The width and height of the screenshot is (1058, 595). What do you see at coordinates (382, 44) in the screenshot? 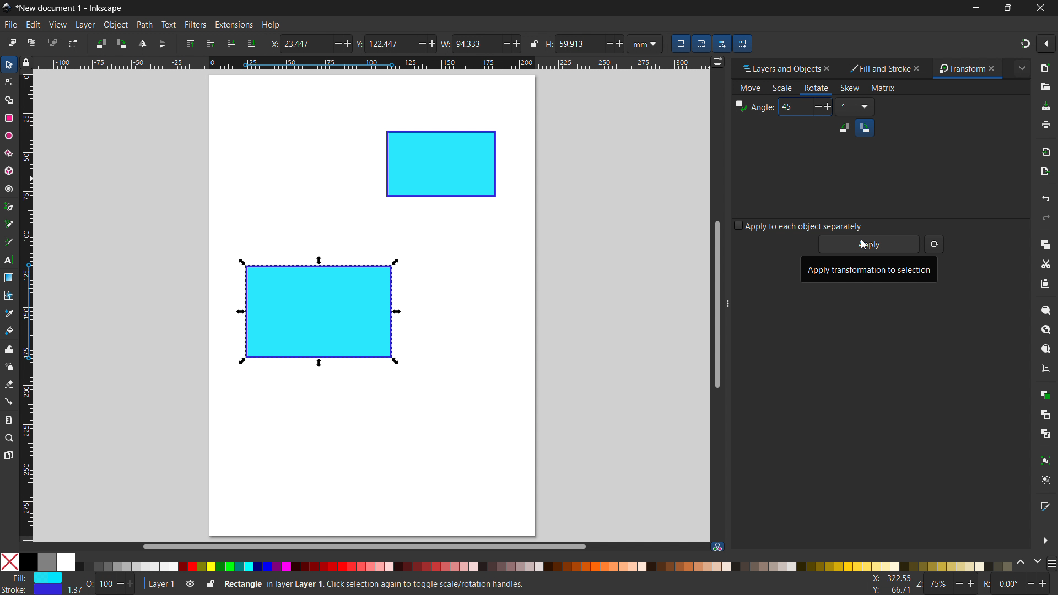
I see `Y: 122.447` at bounding box center [382, 44].